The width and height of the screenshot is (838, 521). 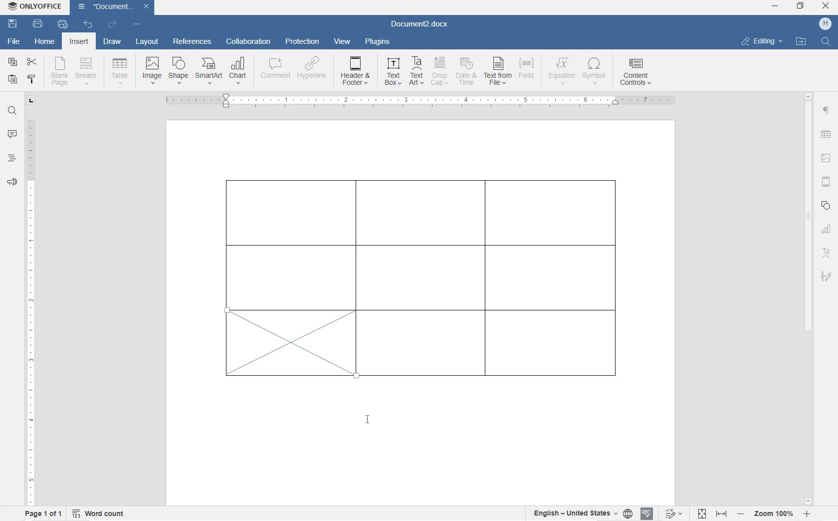 What do you see at coordinates (63, 24) in the screenshot?
I see `quick print` at bounding box center [63, 24].